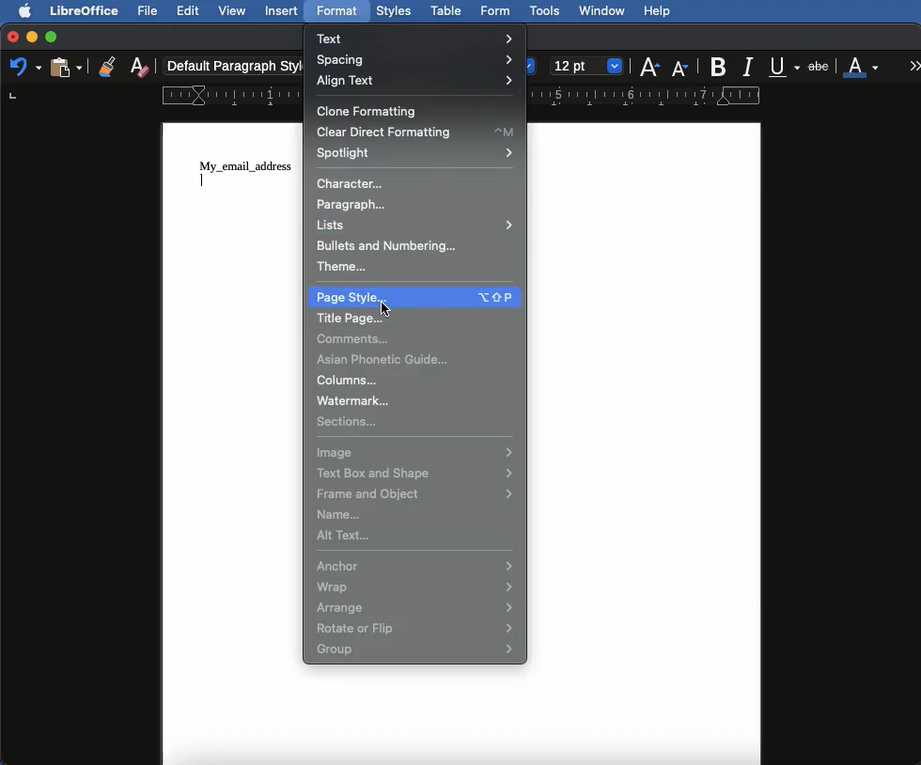 The height and width of the screenshot is (765, 921). Describe the element at coordinates (389, 309) in the screenshot. I see `` at that location.